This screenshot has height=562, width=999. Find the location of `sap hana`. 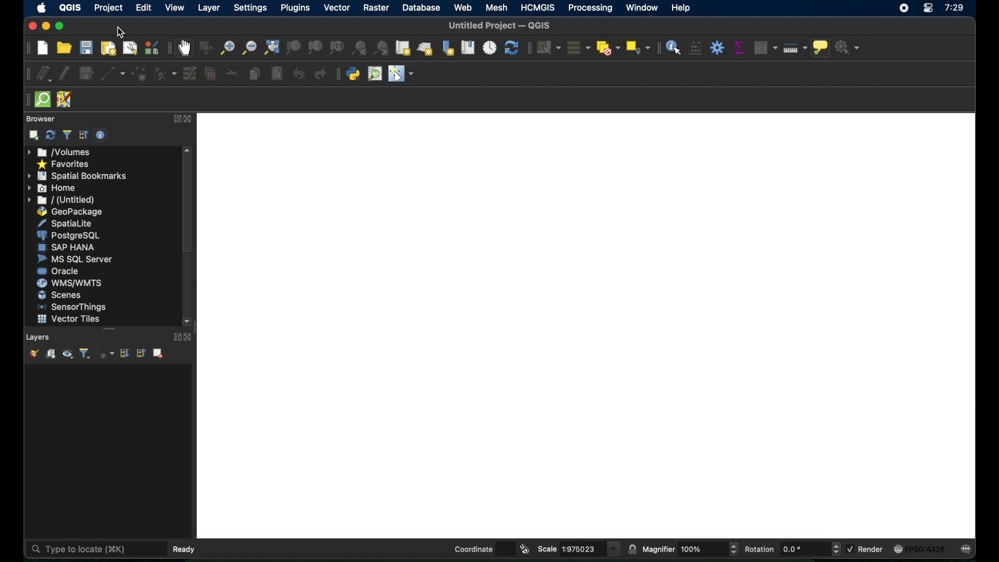

sap hana is located at coordinates (68, 247).